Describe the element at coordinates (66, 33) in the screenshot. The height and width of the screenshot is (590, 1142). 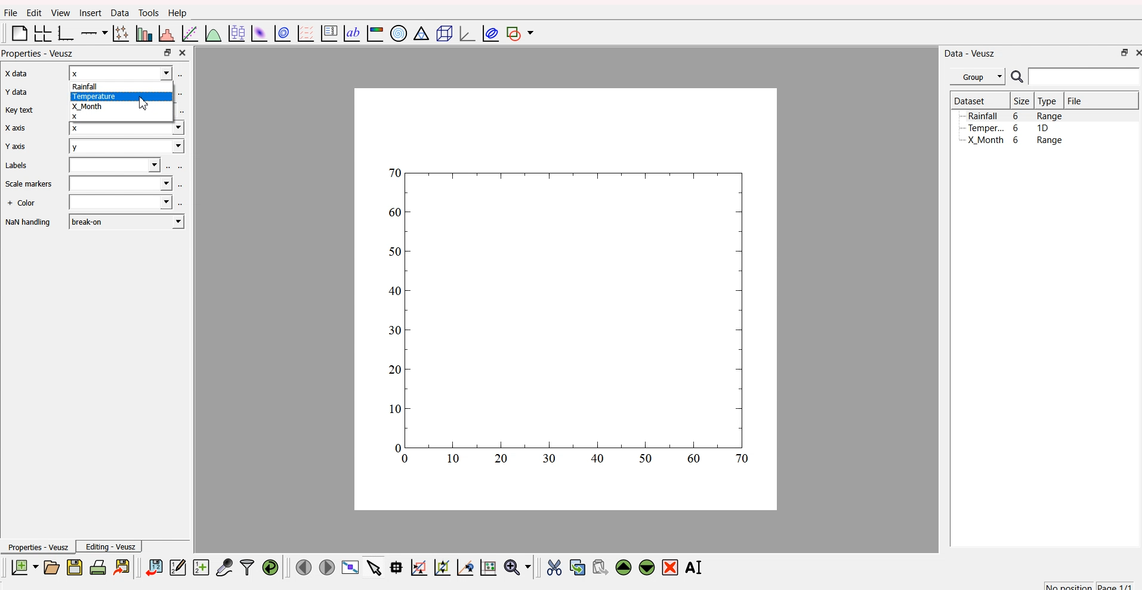
I see `base graph` at that location.